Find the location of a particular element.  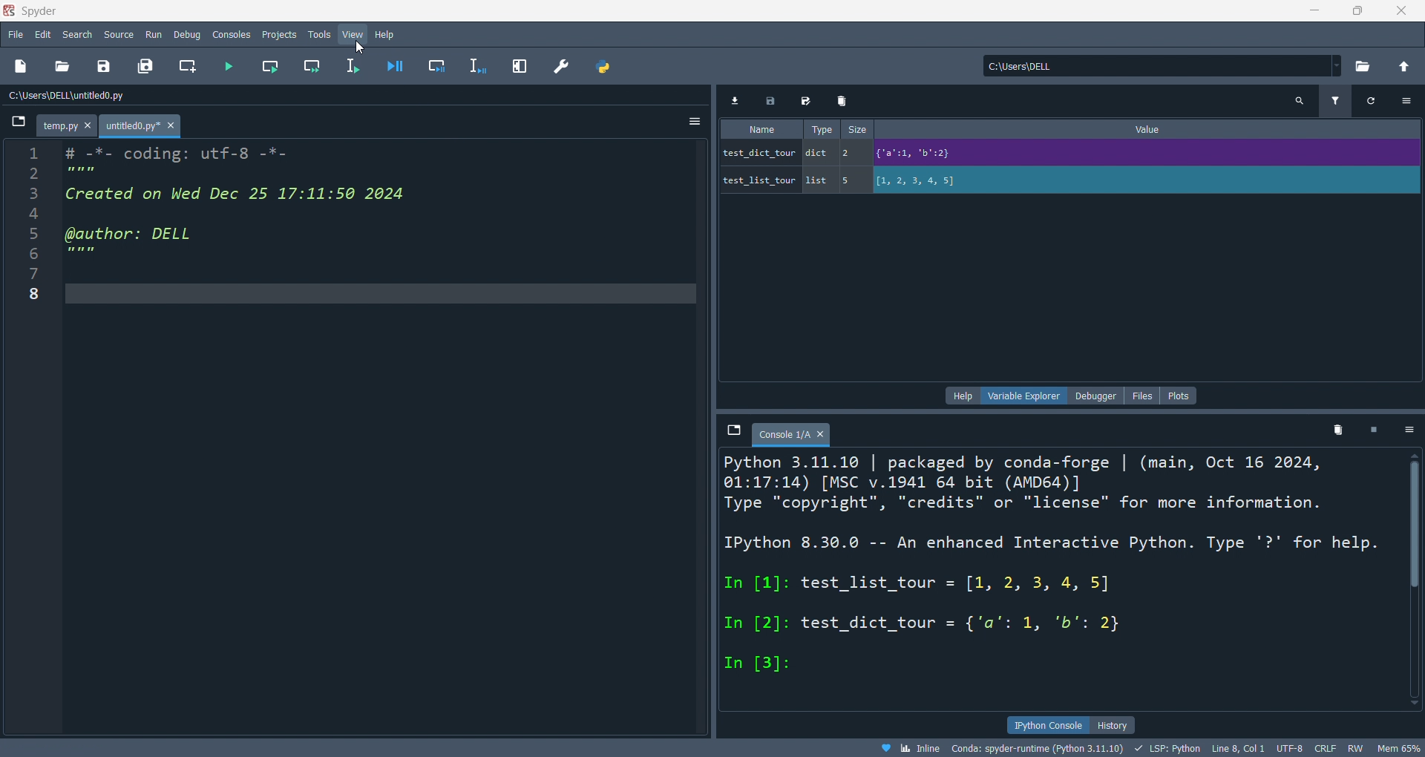

Inline Conda: spyder-runtime (Python 3.11.10) LSP: Python Line 8, Col 1 UTF-8 CRLF RW Mem 65% is located at coordinates (1140, 748).